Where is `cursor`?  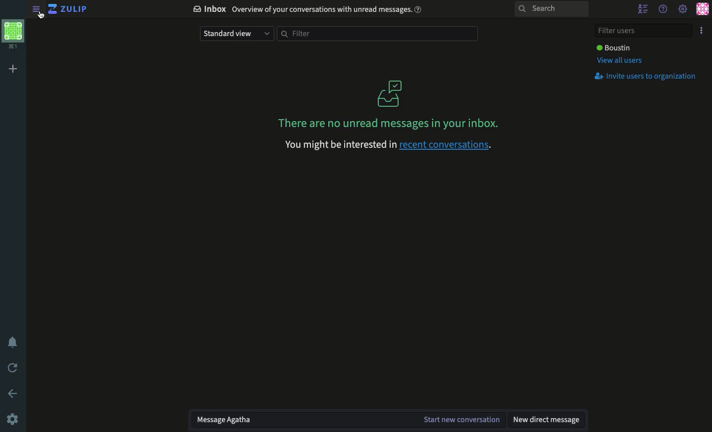 cursor is located at coordinates (45, 16).